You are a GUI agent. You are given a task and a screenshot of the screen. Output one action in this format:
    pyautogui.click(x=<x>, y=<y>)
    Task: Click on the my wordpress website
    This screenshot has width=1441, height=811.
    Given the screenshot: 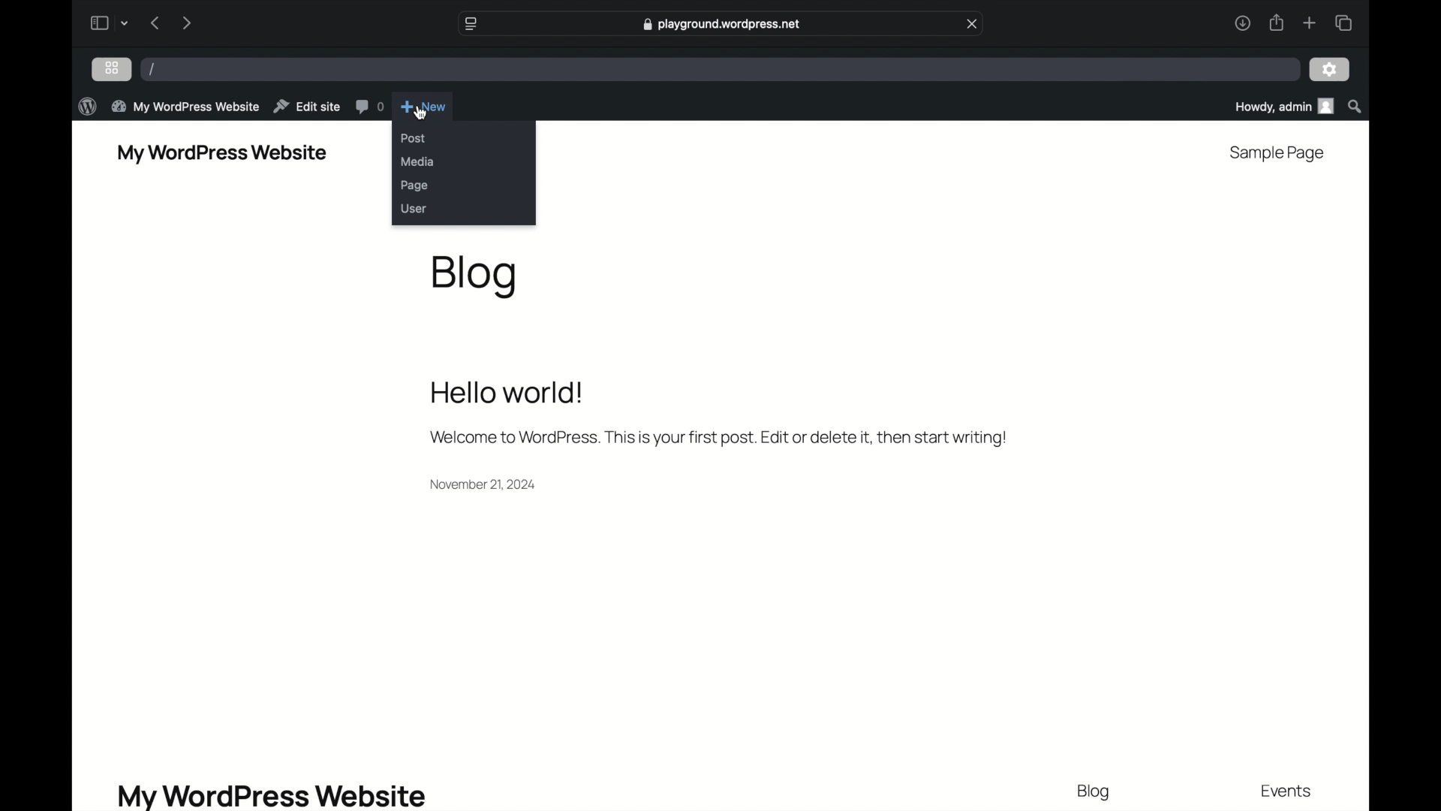 What is the action you would take?
    pyautogui.click(x=185, y=107)
    